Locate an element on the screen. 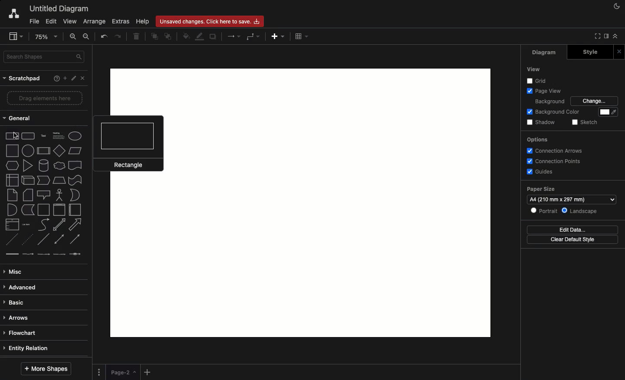  cursor is located at coordinates (16, 136).